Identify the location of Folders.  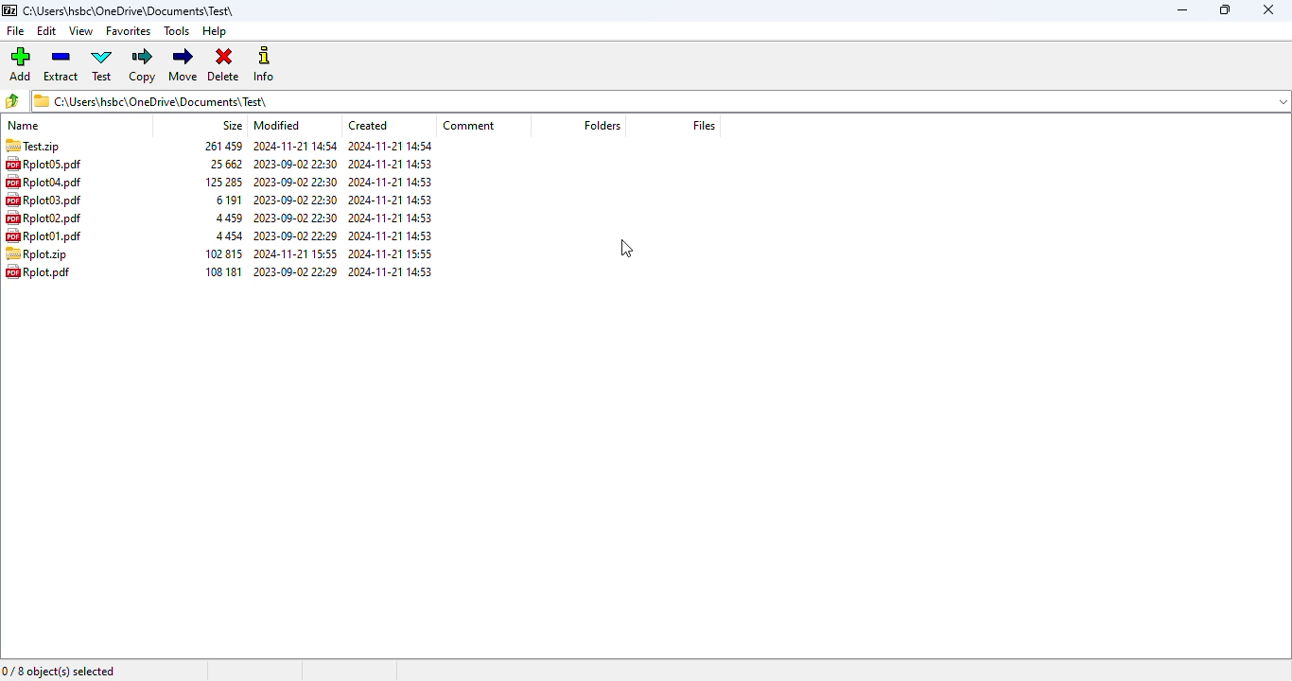
(604, 124).